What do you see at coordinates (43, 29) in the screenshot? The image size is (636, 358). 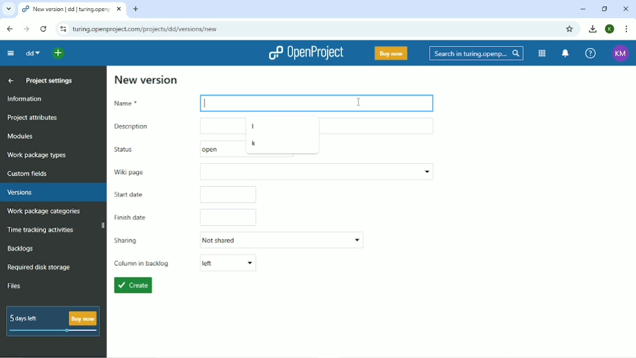 I see `Reload this page` at bounding box center [43, 29].